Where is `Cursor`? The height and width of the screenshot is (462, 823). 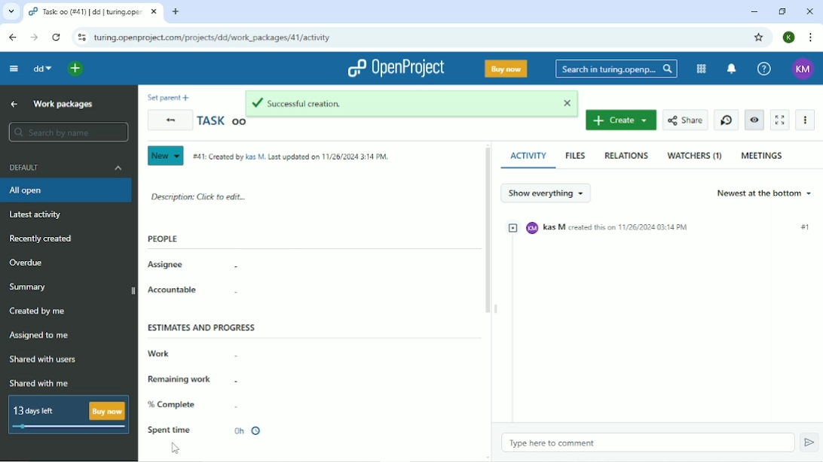 Cursor is located at coordinates (176, 448).